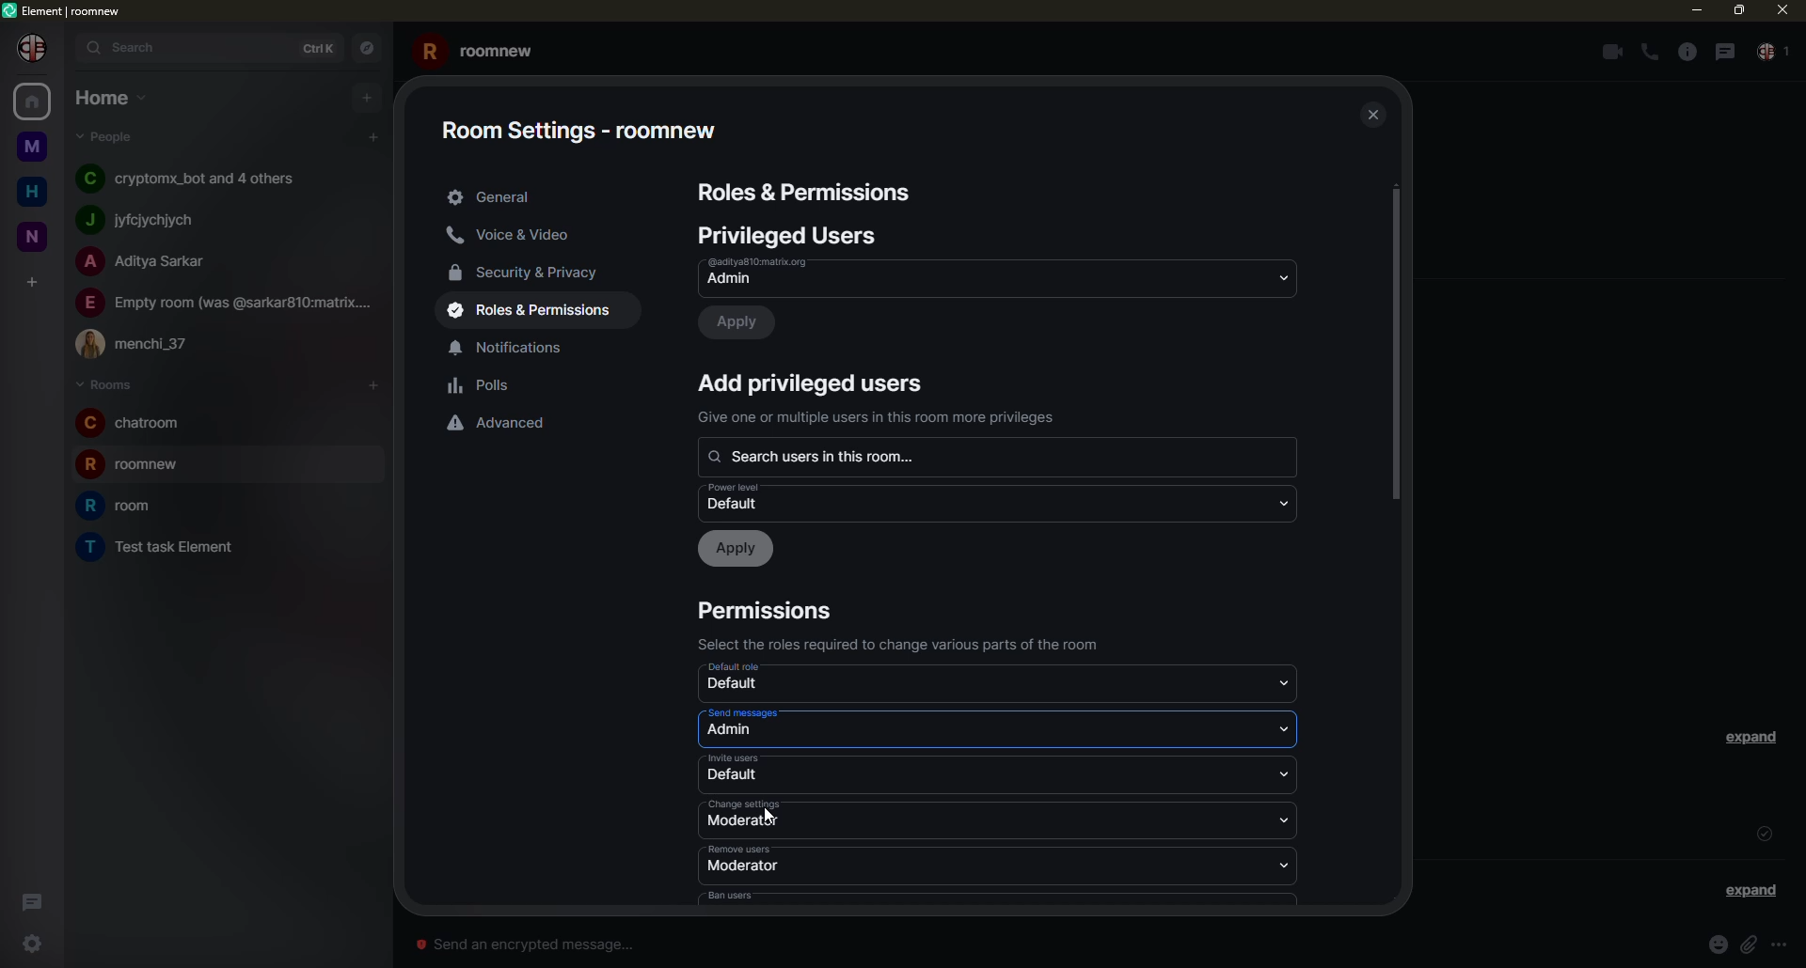 This screenshot has height=968, width=1806. What do you see at coordinates (162, 546) in the screenshot?
I see `room` at bounding box center [162, 546].